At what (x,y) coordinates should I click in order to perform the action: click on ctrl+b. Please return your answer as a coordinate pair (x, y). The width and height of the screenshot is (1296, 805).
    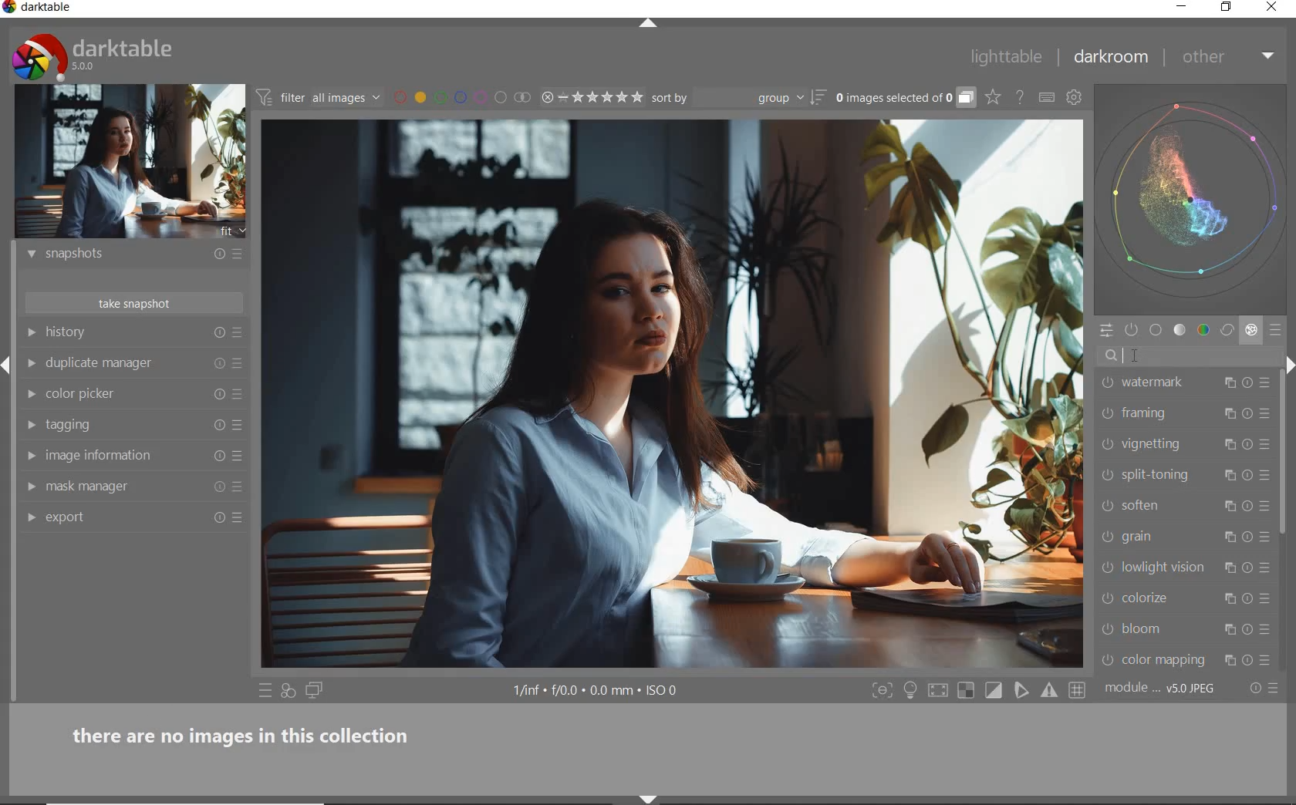
    Looking at the image, I should click on (912, 690).